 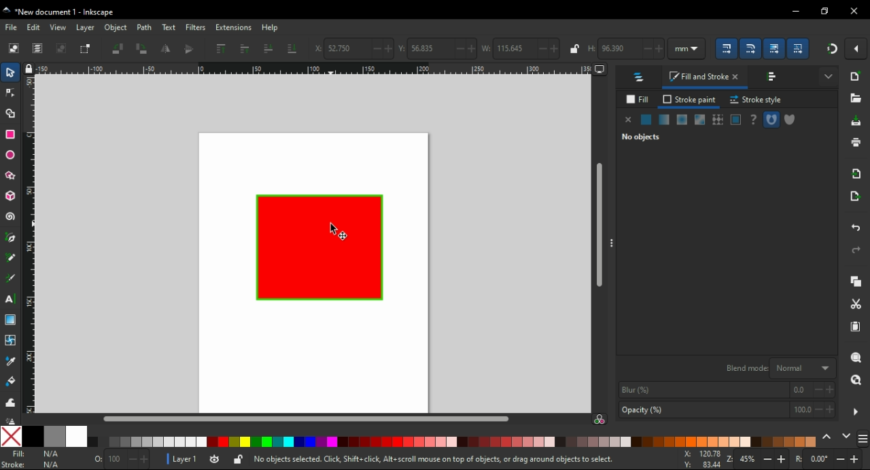 I want to click on x, so click(x=701, y=459).